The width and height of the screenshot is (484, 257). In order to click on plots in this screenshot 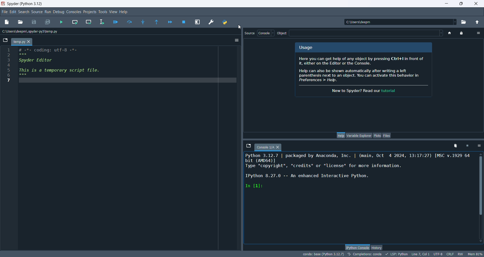, I will do `click(378, 136)`.